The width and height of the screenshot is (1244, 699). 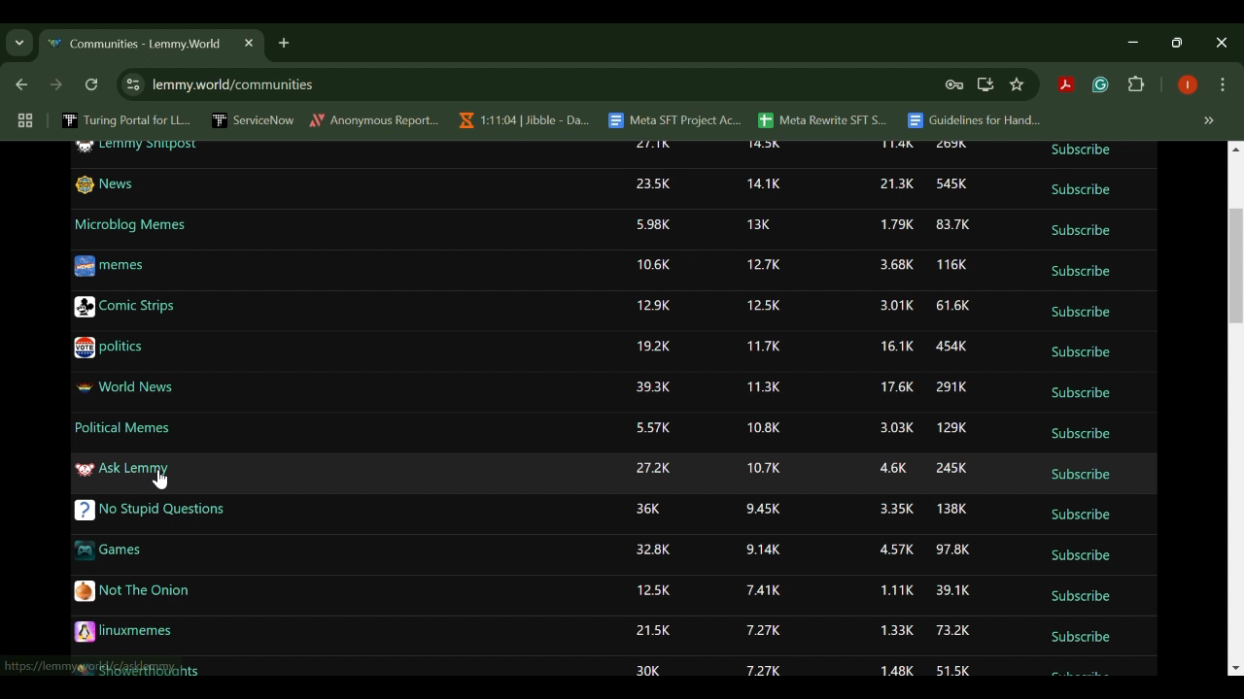 What do you see at coordinates (1188, 86) in the screenshot?
I see `Browser Profile ` at bounding box center [1188, 86].